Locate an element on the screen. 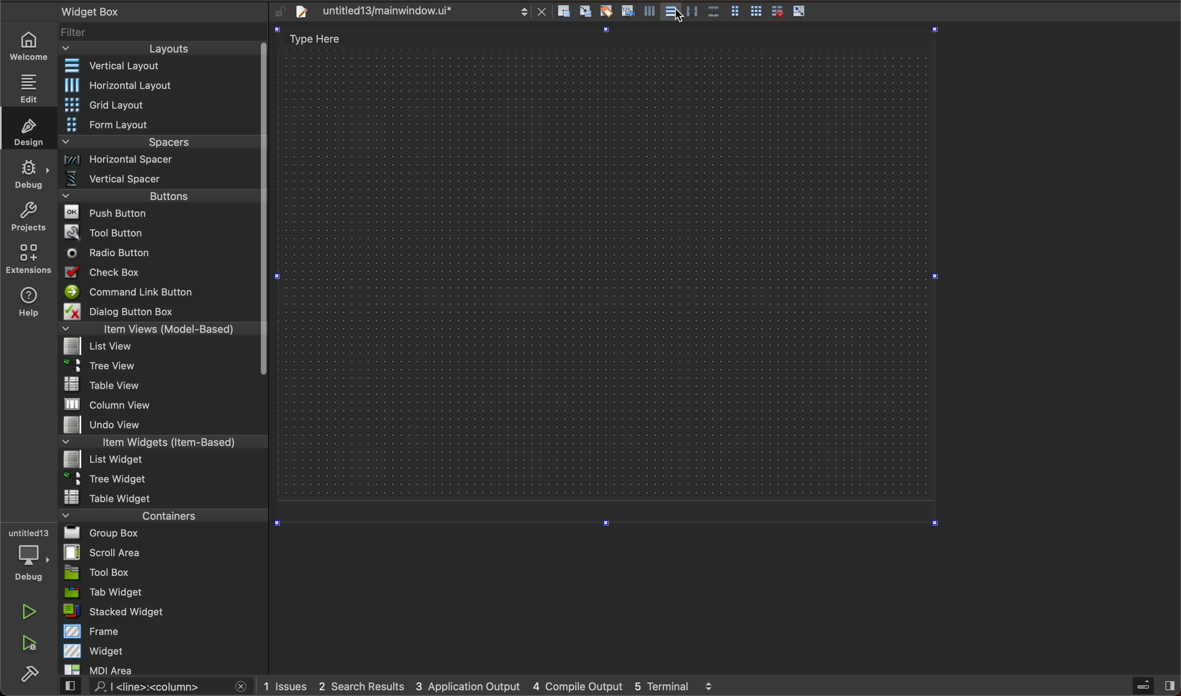 The height and width of the screenshot is (696, 1181). file tab is located at coordinates (417, 14).